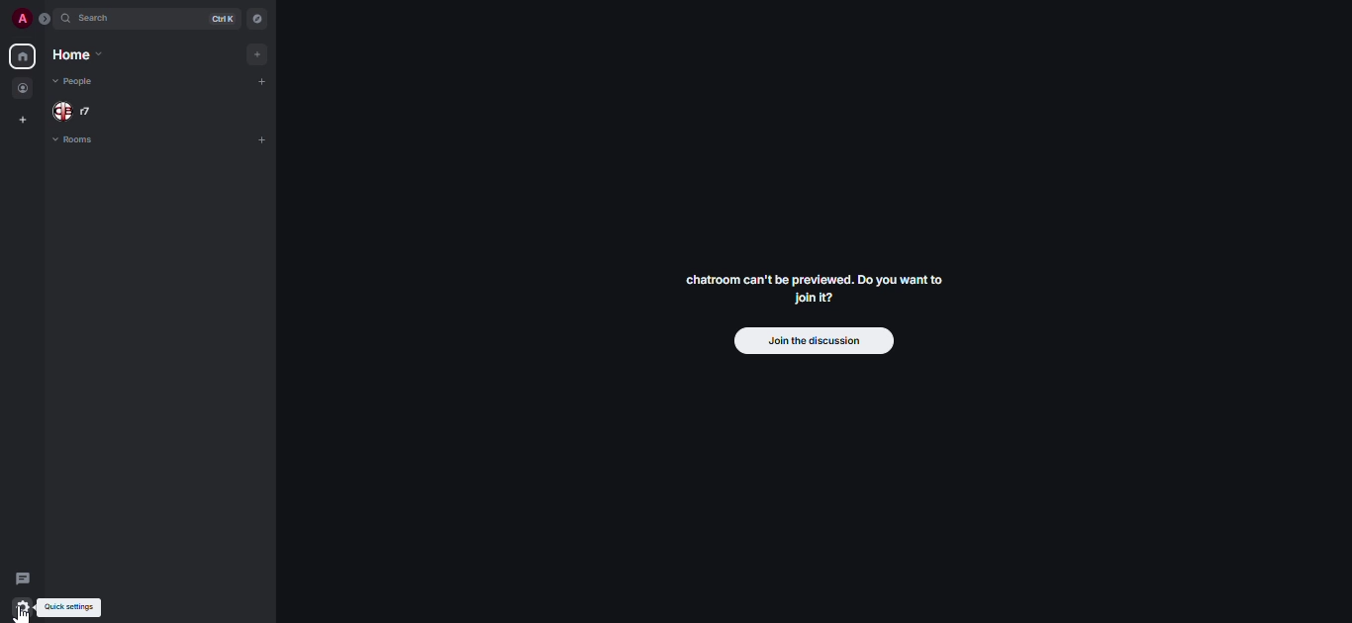 The image size is (1352, 623). Describe the element at coordinates (75, 141) in the screenshot. I see `rooms` at that location.